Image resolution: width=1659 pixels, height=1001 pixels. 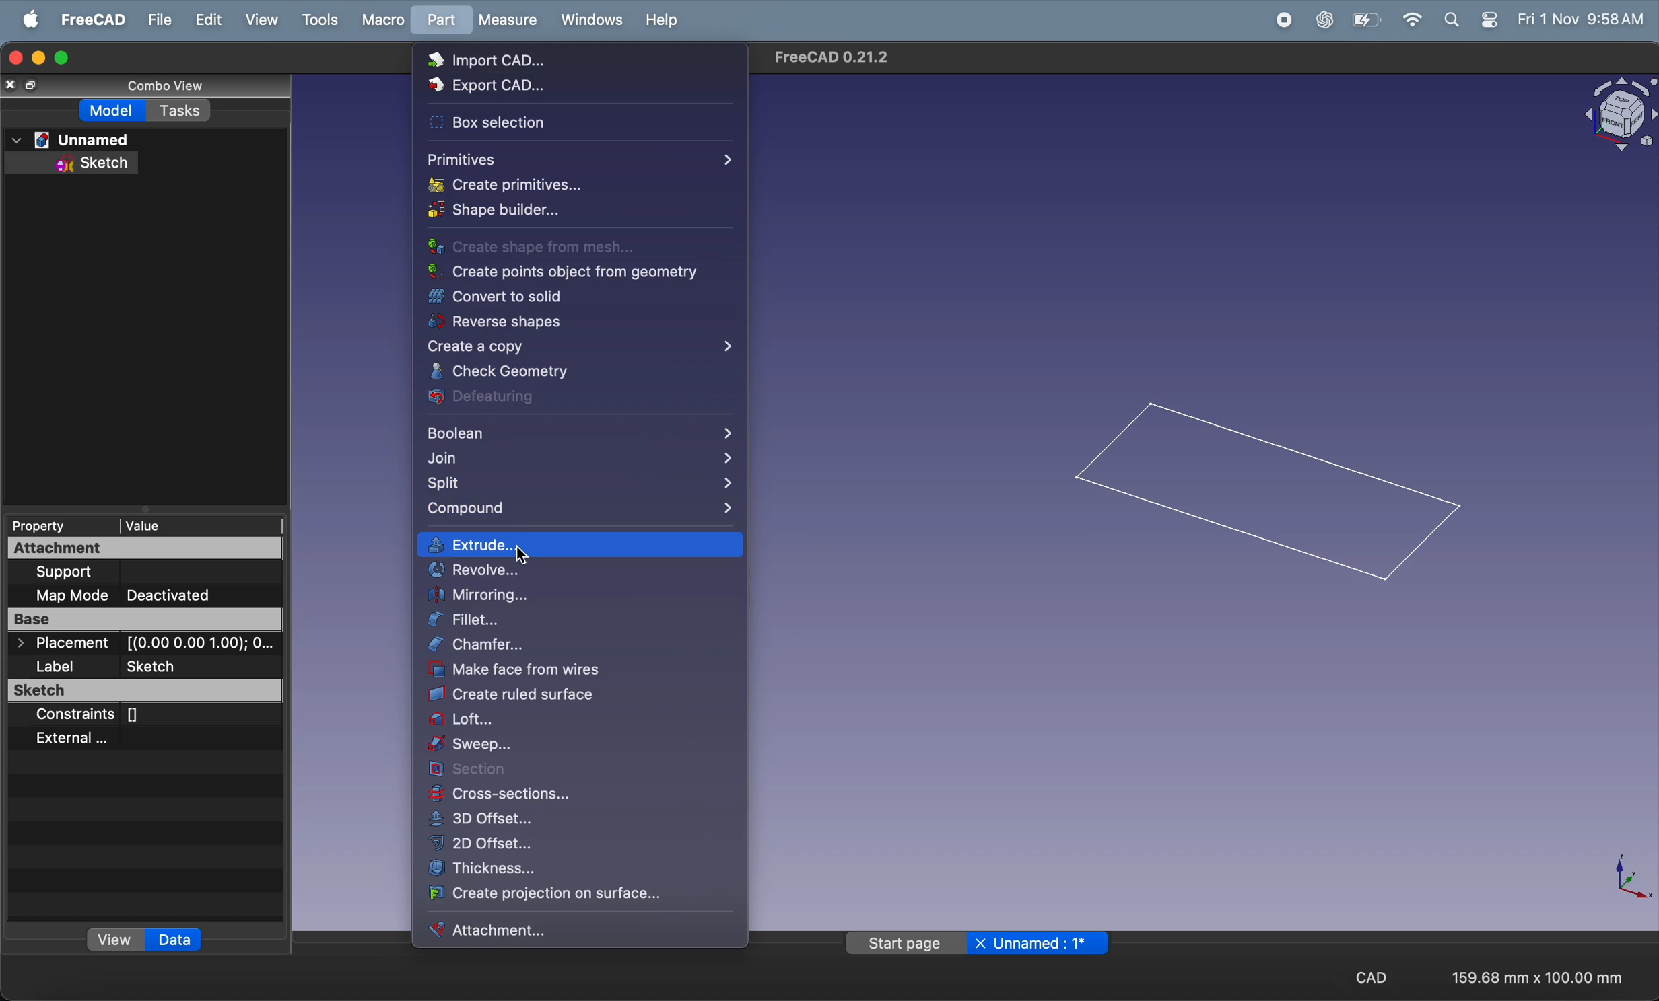 I want to click on loft, so click(x=579, y=723).